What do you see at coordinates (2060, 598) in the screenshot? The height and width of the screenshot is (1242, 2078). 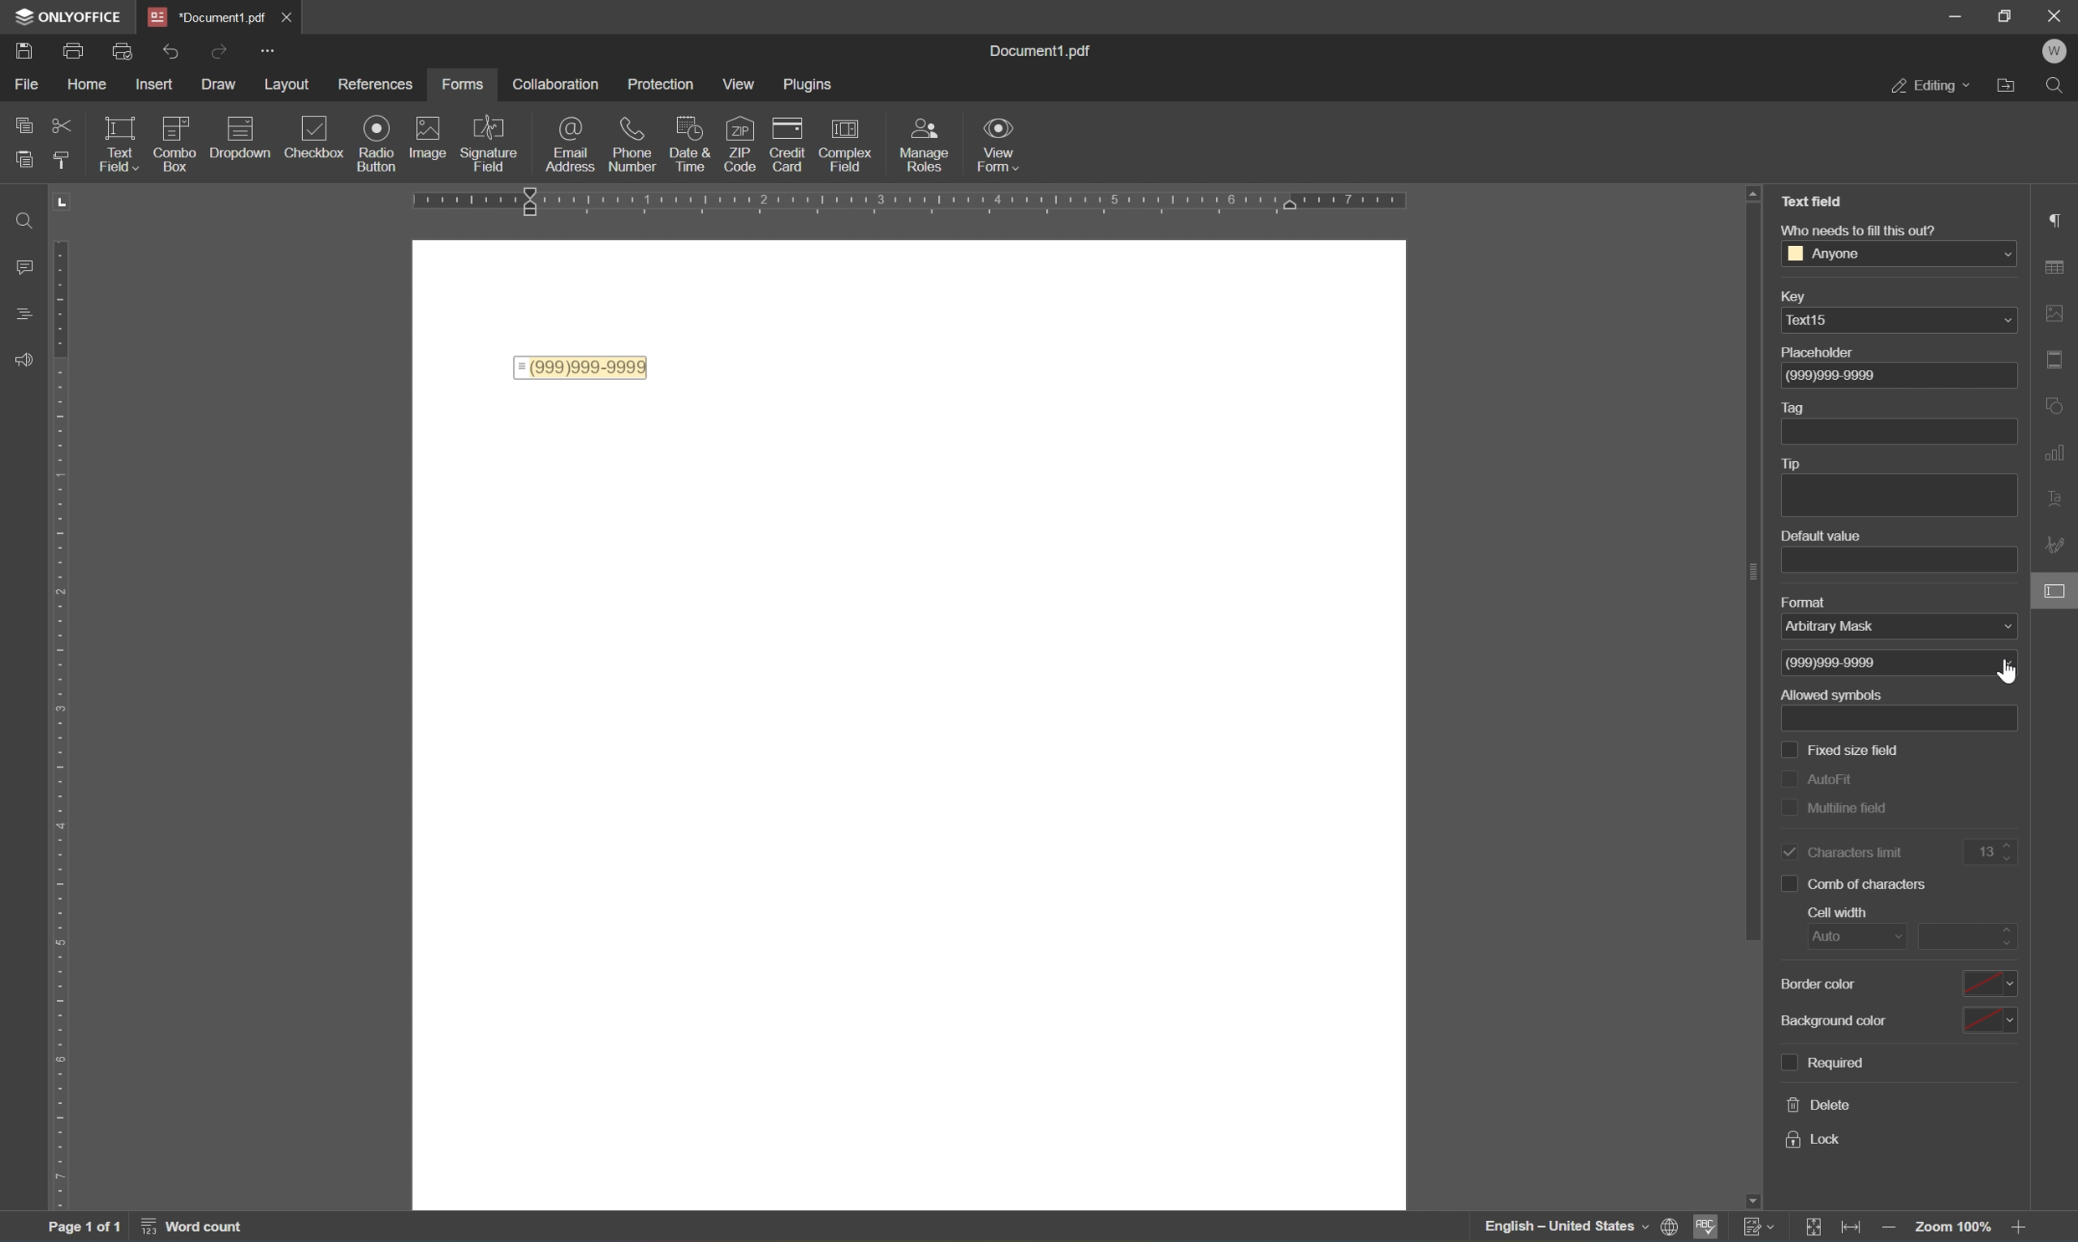 I see `cursor` at bounding box center [2060, 598].